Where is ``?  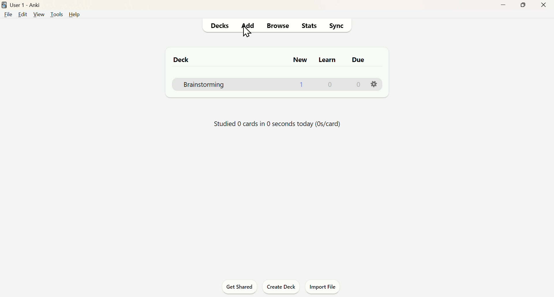  is located at coordinates (55, 13).